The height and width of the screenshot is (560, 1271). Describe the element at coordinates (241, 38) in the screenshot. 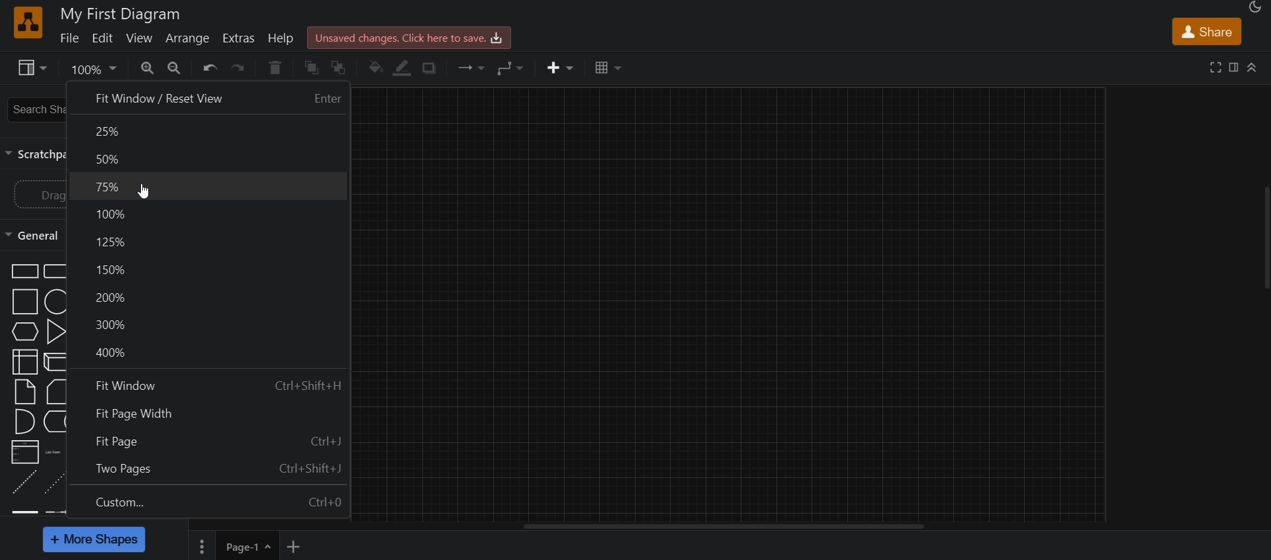

I see `extras` at that location.